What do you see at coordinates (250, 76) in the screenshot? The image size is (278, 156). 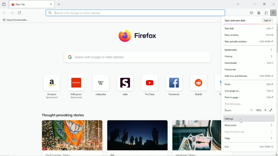 I see `Add ons and themes` at bounding box center [250, 76].